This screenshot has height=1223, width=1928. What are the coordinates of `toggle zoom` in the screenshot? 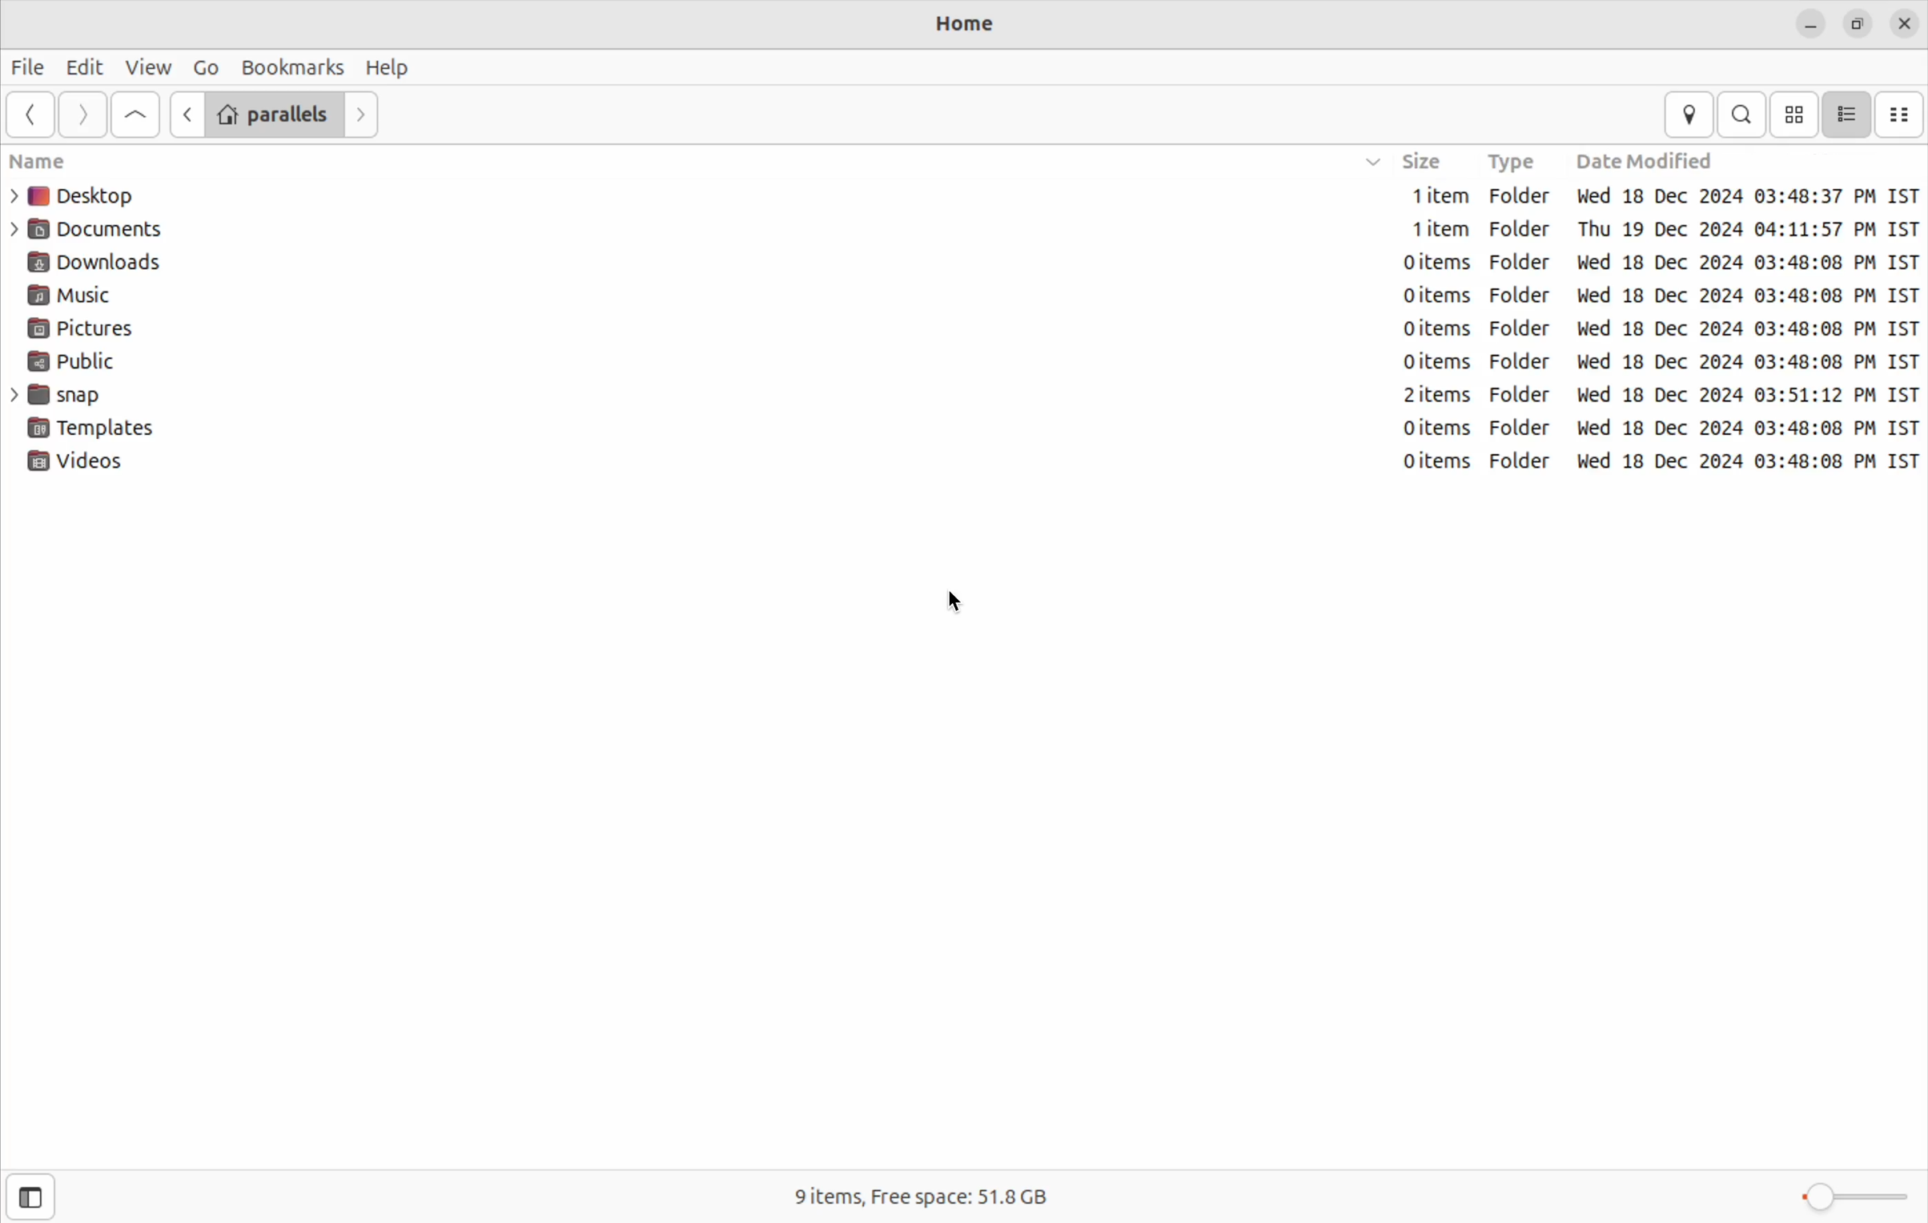 It's located at (1854, 1196).